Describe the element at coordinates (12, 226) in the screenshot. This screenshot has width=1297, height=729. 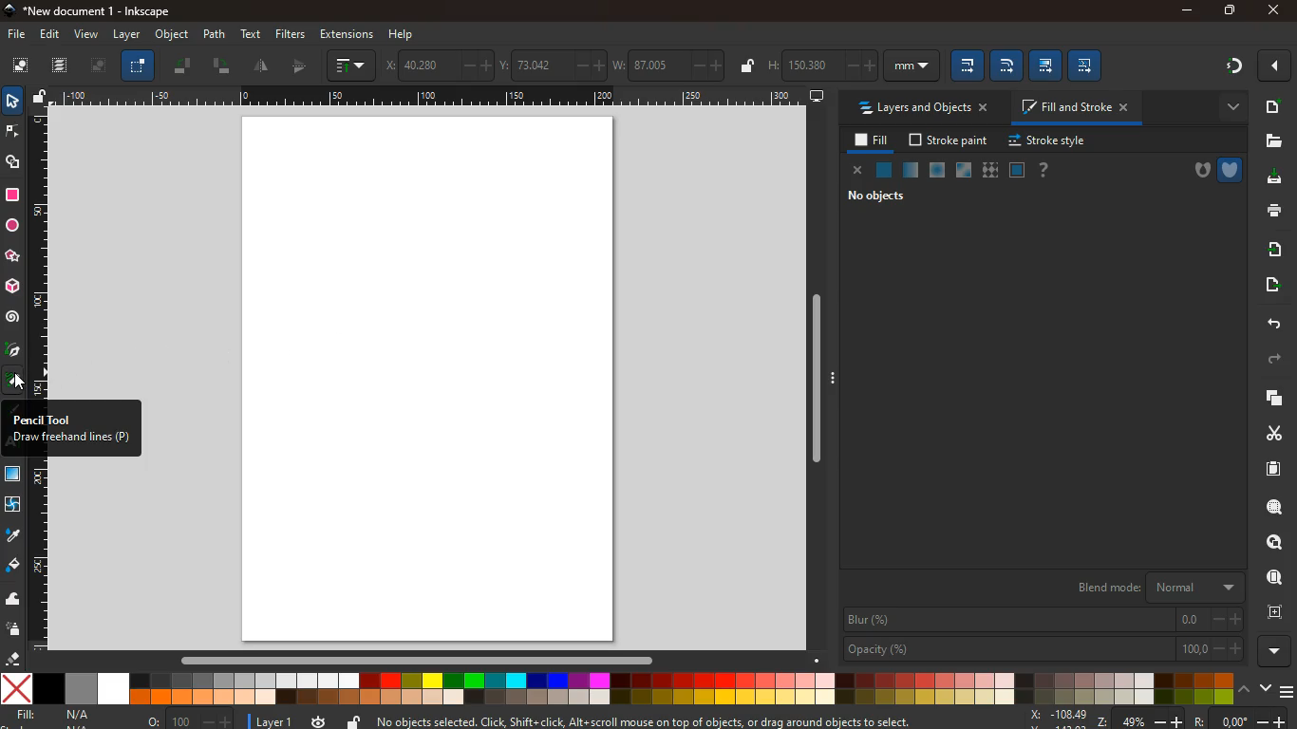
I see `circle` at that location.